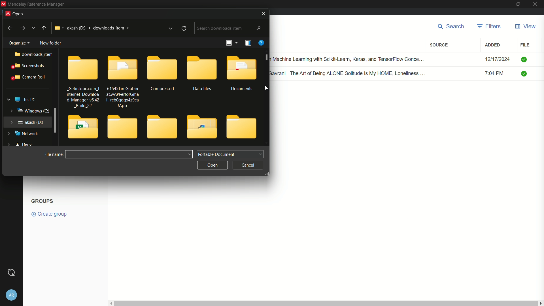  Describe the element at coordinates (266, 97) in the screenshot. I see `scroll bar` at that location.